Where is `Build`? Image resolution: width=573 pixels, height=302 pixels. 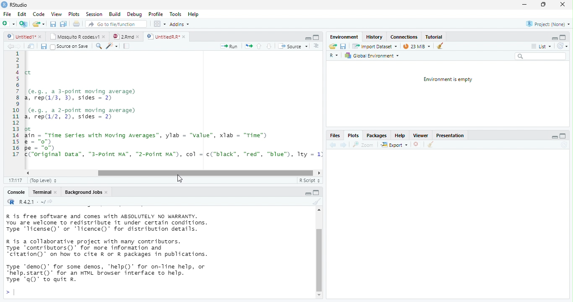
Build is located at coordinates (115, 14).